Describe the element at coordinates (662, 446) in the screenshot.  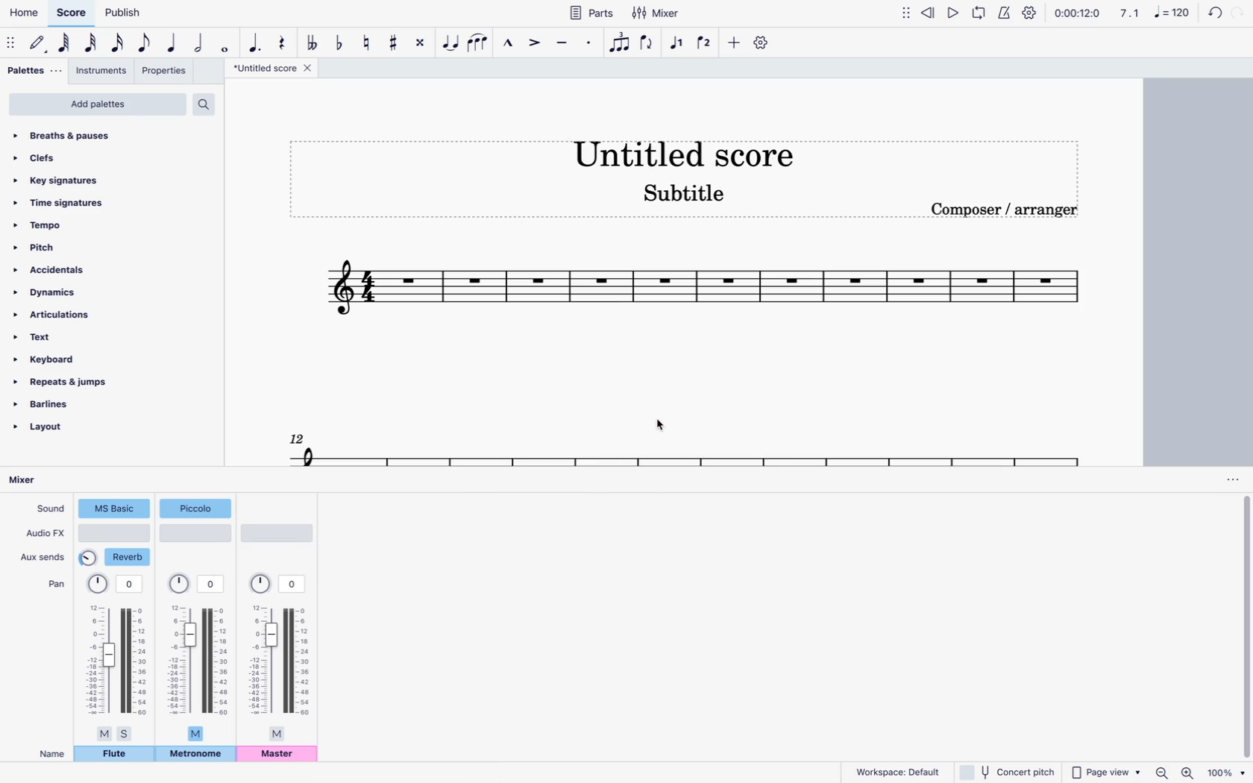
I see `score` at that location.